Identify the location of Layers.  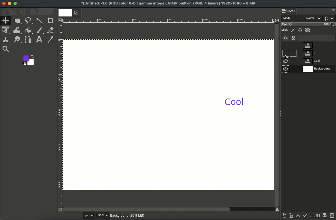
(291, 11).